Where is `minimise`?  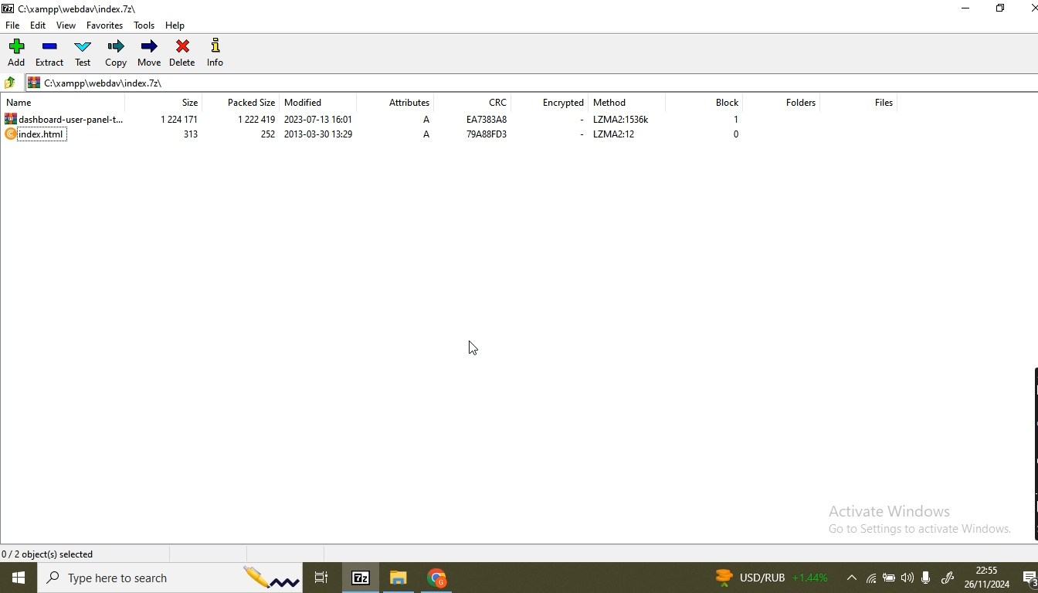
minimise is located at coordinates (965, 10).